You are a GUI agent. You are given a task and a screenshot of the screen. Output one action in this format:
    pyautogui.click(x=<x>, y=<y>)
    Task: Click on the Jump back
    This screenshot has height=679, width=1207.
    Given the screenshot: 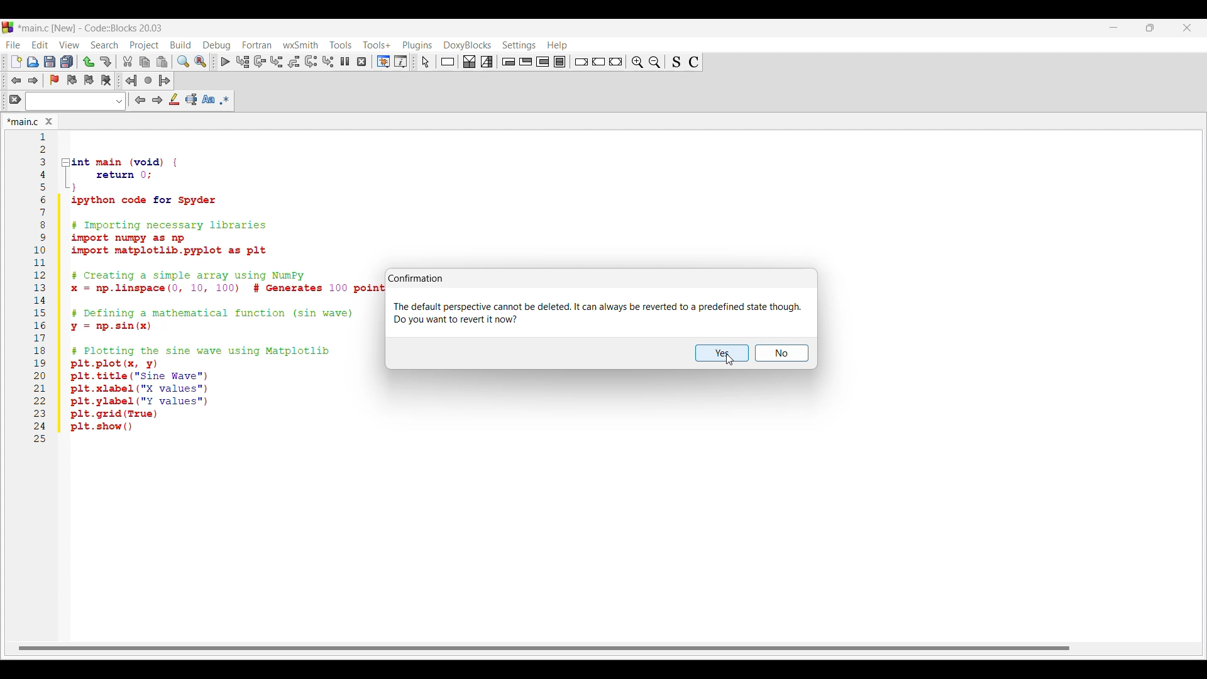 What is the action you would take?
    pyautogui.click(x=15, y=80)
    